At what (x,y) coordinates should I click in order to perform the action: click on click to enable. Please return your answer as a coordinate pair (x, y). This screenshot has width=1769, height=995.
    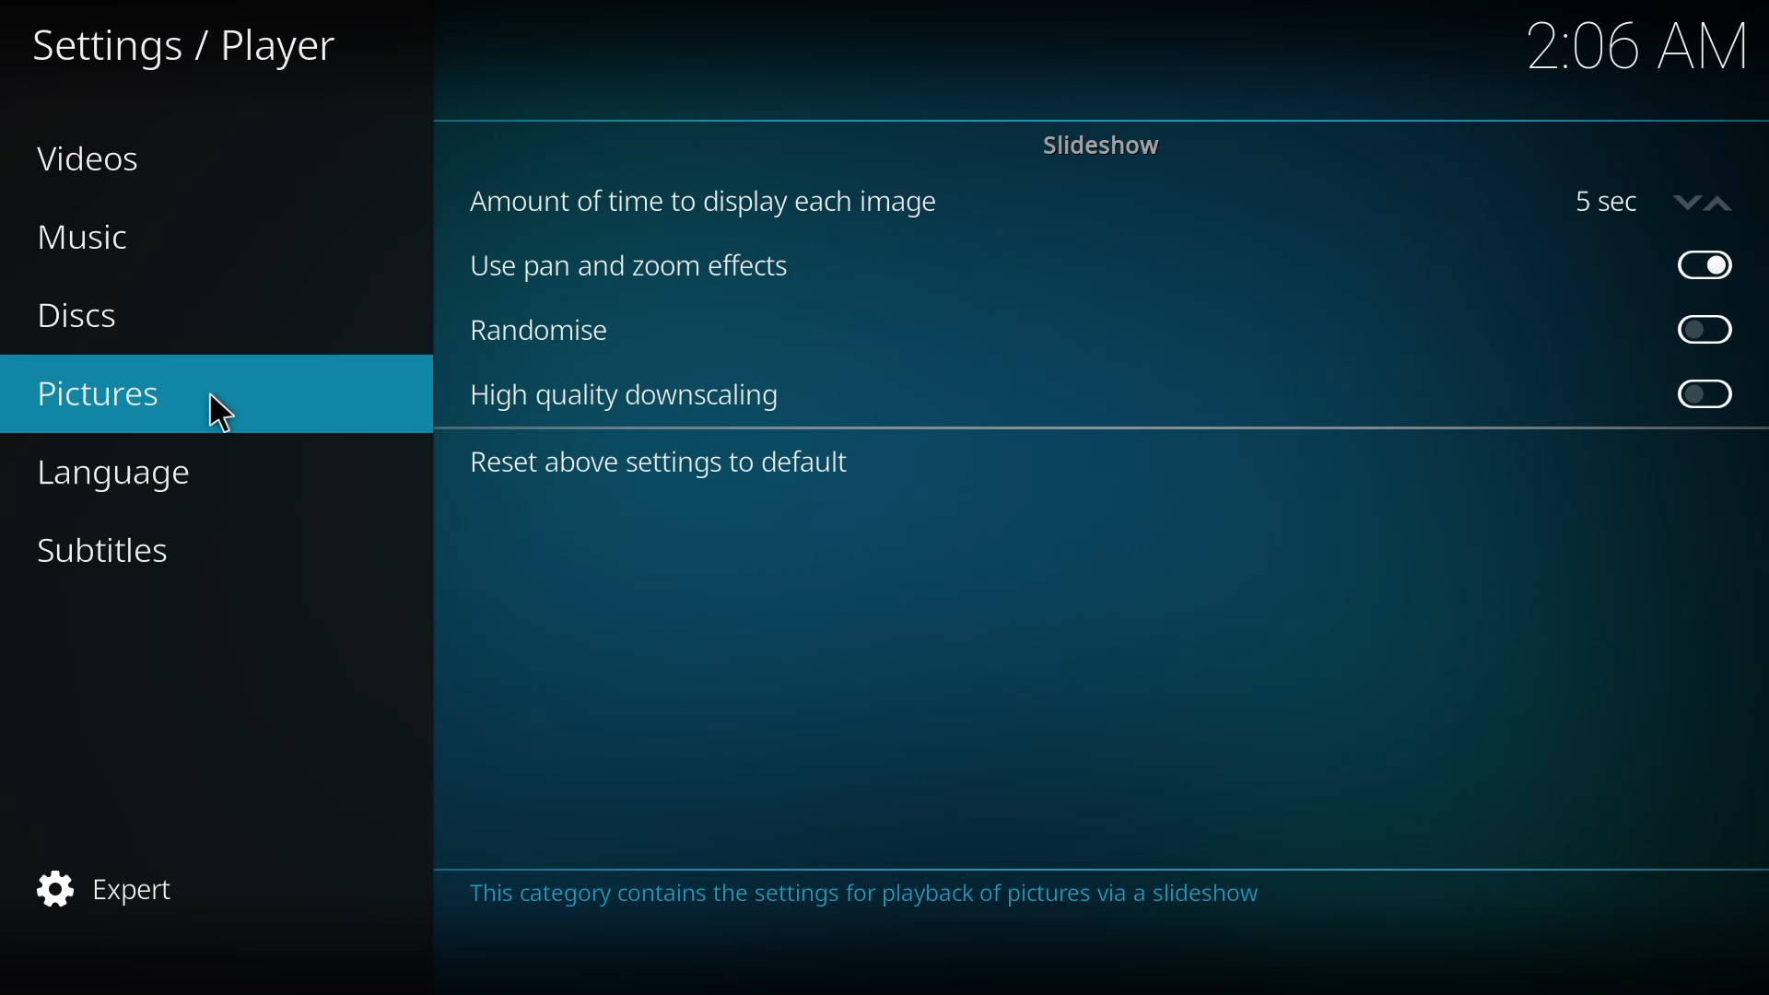
    Looking at the image, I should click on (1706, 331).